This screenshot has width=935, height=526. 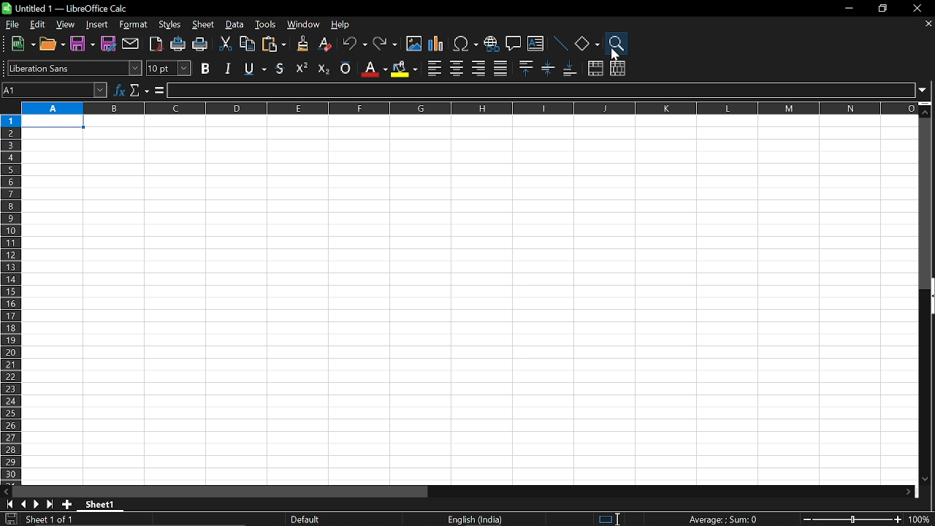 I want to click on move right, so click(x=912, y=492).